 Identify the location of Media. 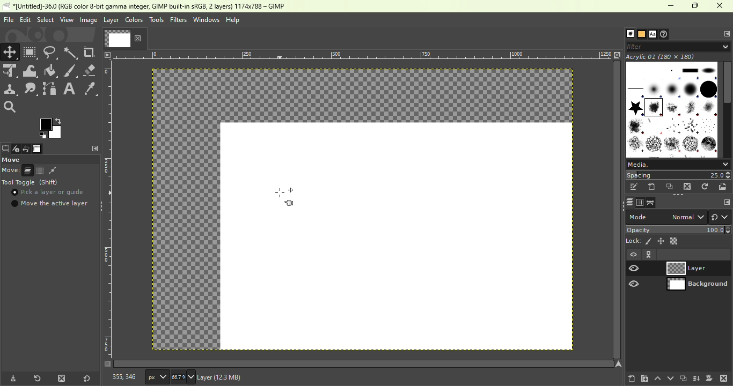
(677, 164).